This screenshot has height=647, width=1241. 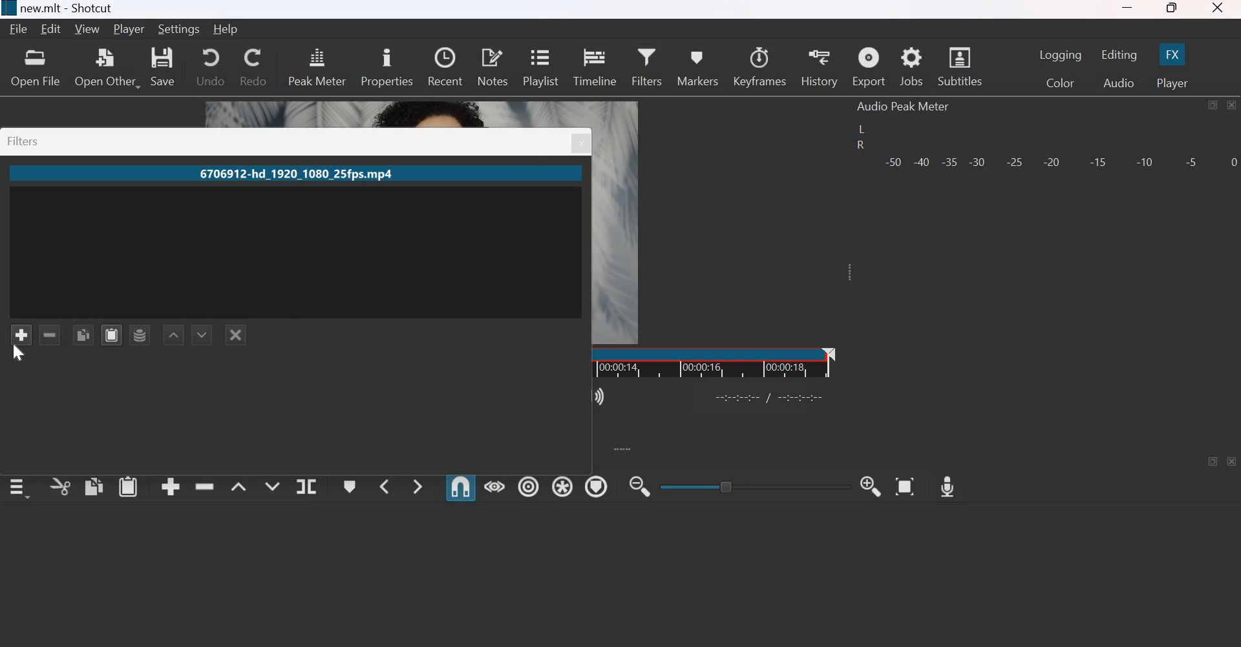 I want to click on peak meter, so click(x=317, y=66).